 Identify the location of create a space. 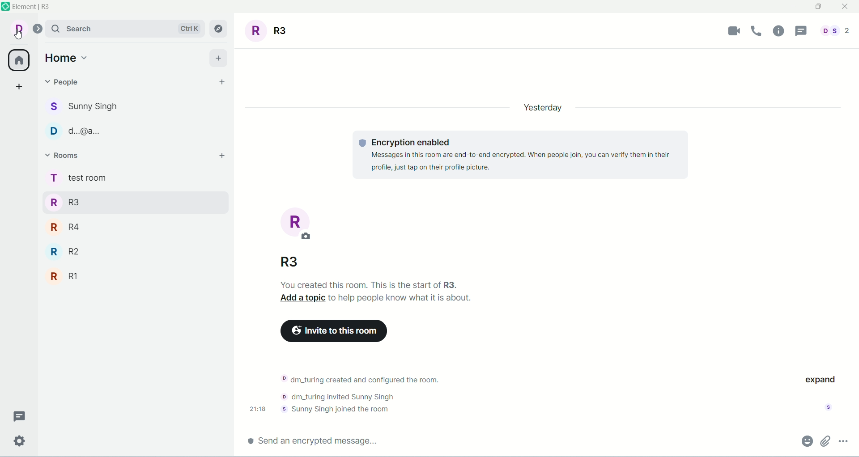
(19, 86).